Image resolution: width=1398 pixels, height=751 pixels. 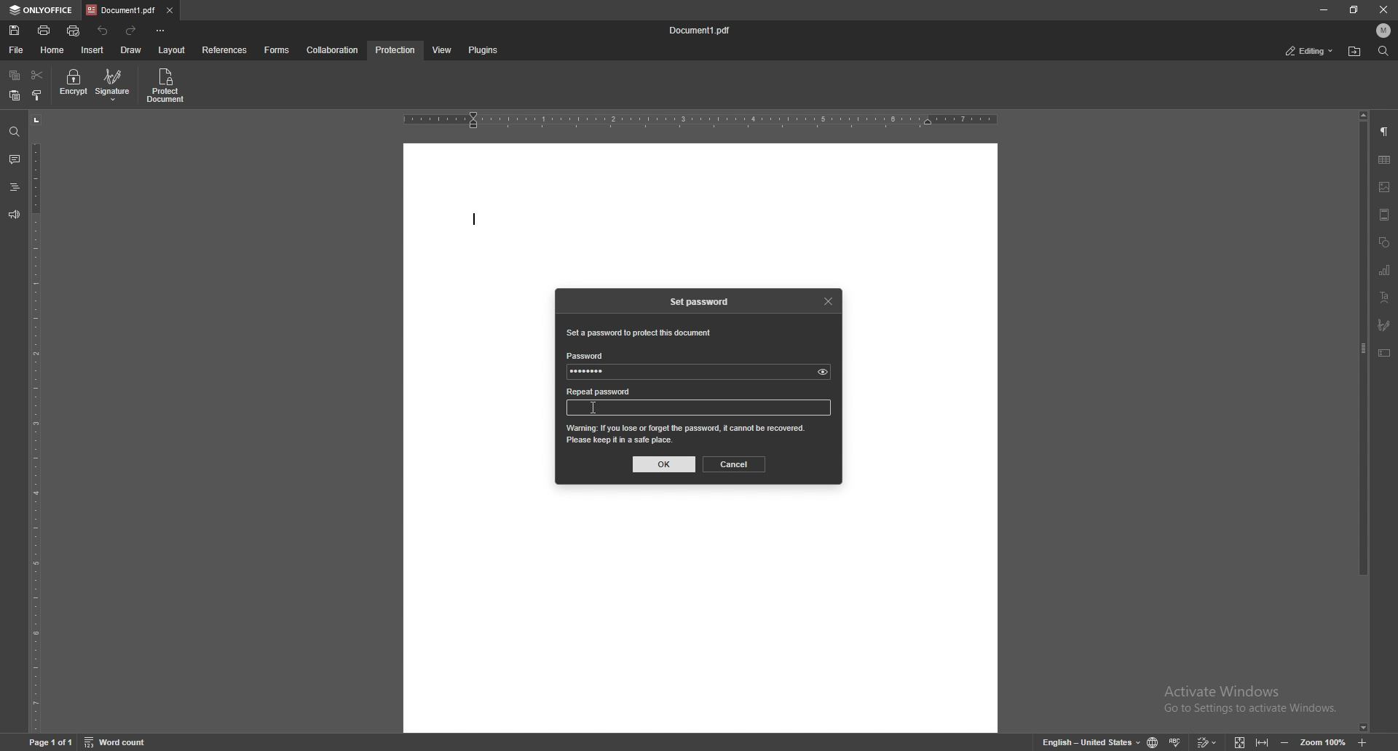 What do you see at coordinates (174, 50) in the screenshot?
I see `layout` at bounding box center [174, 50].